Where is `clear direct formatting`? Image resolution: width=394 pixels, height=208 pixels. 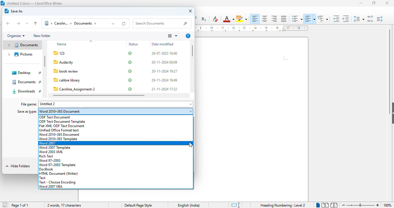 clear direct formatting is located at coordinates (215, 19).